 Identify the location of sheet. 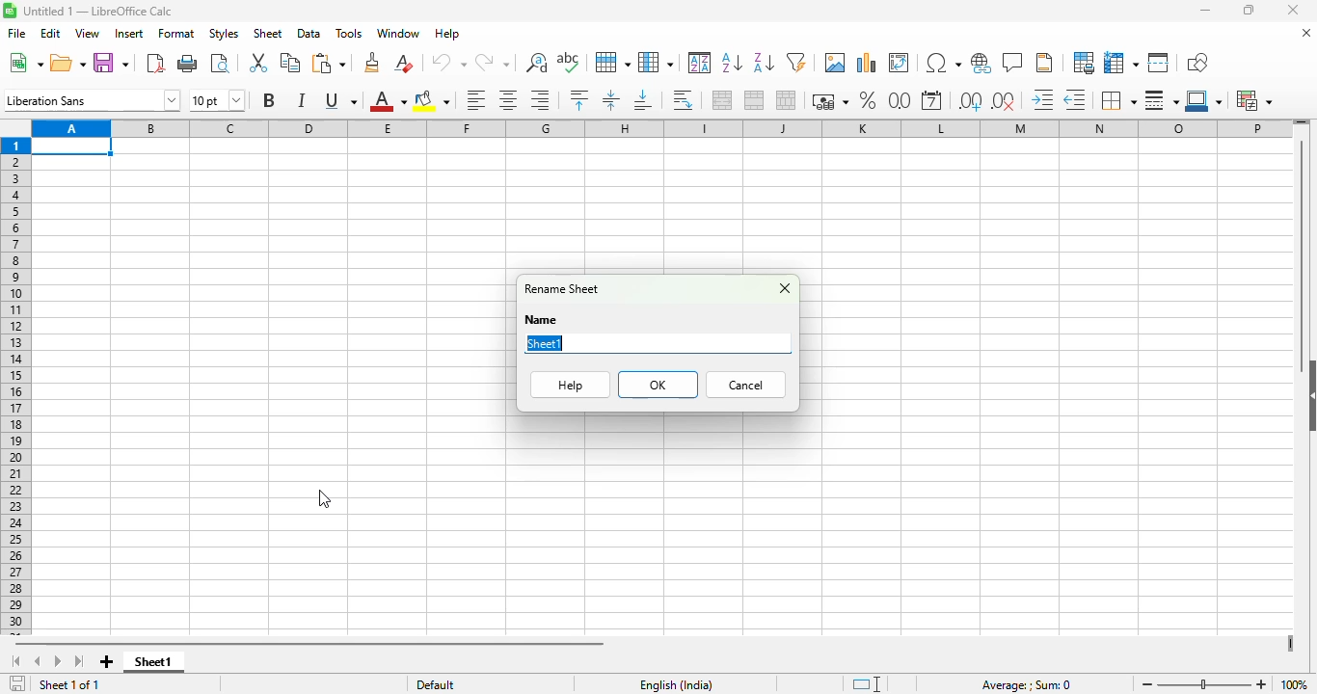
(267, 33).